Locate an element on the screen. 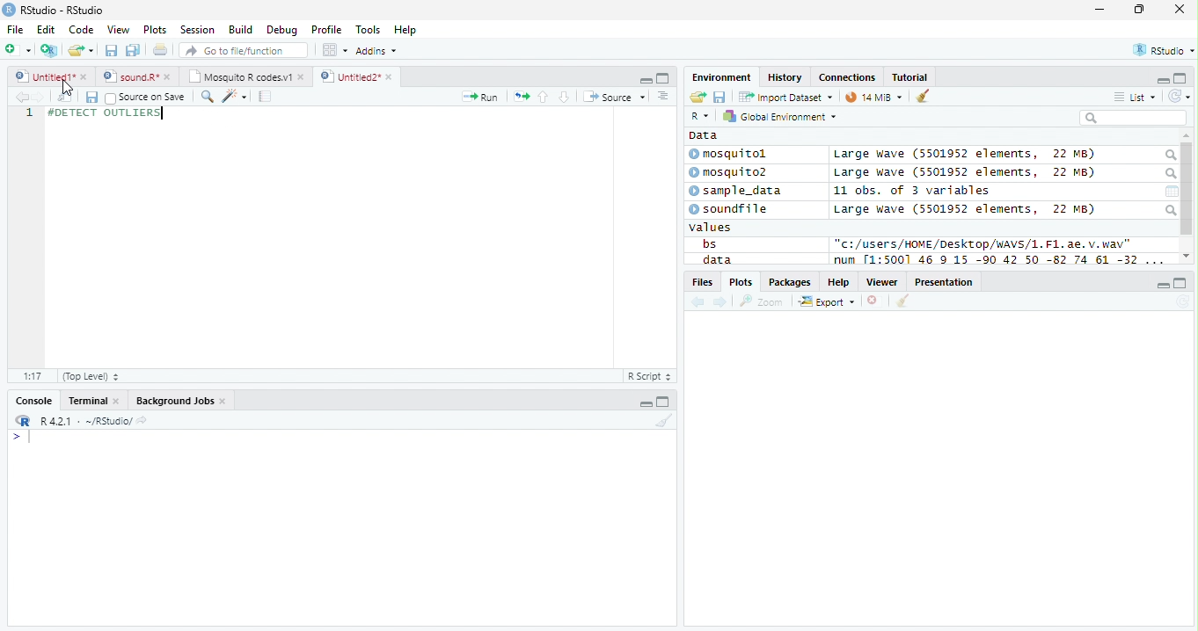 This screenshot has width=1198, height=631. sound.R* is located at coordinates (135, 76).